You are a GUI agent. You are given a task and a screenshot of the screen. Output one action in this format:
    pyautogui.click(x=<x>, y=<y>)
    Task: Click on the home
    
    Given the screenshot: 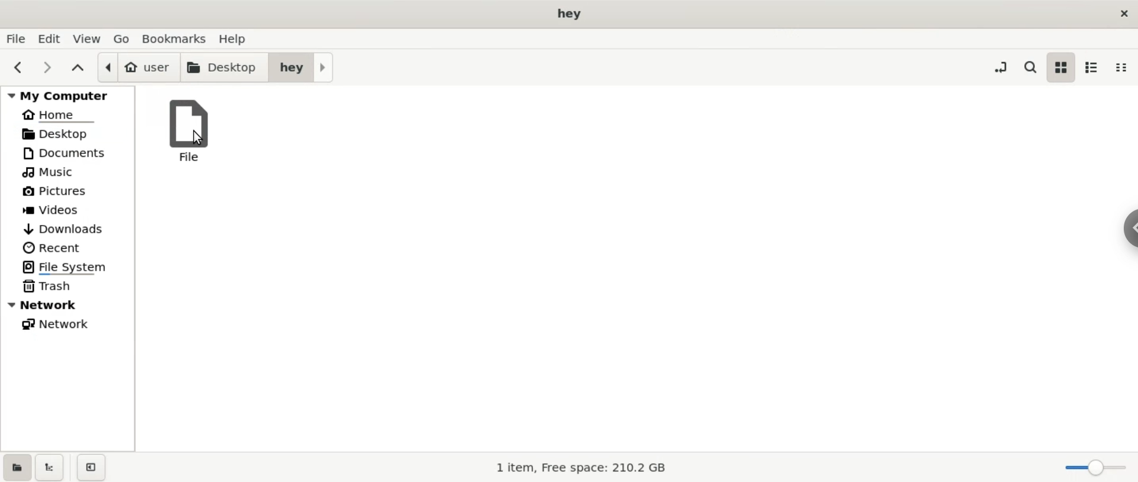 What is the action you would take?
    pyautogui.click(x=68, y=115)
    